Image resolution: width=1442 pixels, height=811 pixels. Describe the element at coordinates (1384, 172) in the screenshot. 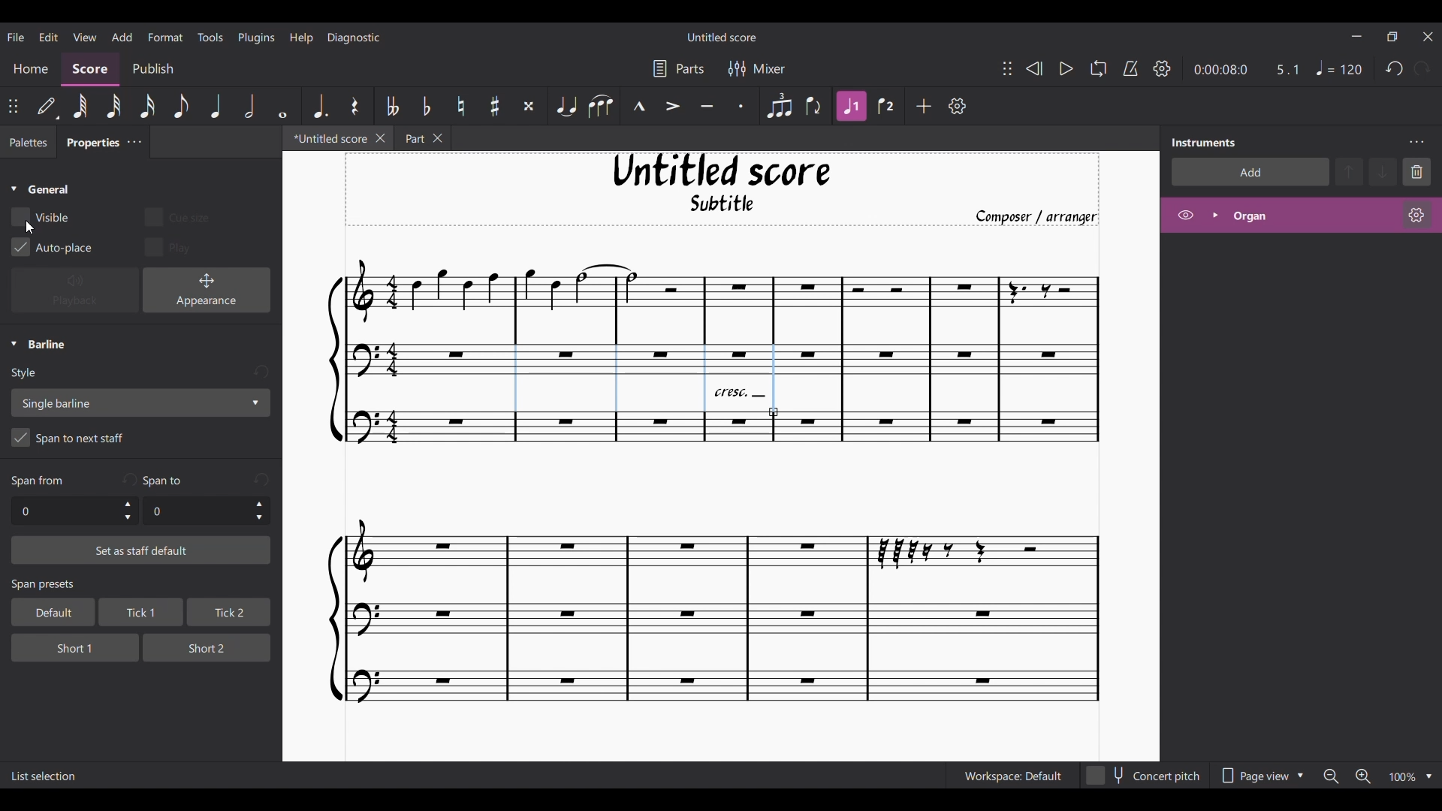

I see `Move selection down` at that location.